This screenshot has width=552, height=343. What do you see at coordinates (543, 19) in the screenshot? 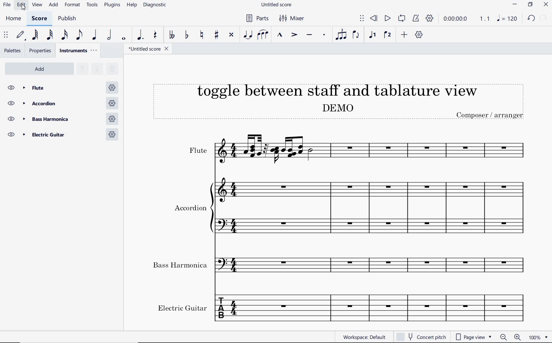
I see `REDO` at bounding box center [543, 19].